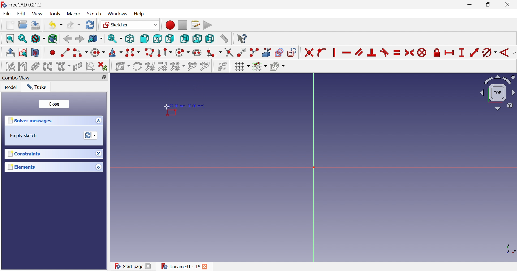  I want to click on Forward, so click(79, 39).